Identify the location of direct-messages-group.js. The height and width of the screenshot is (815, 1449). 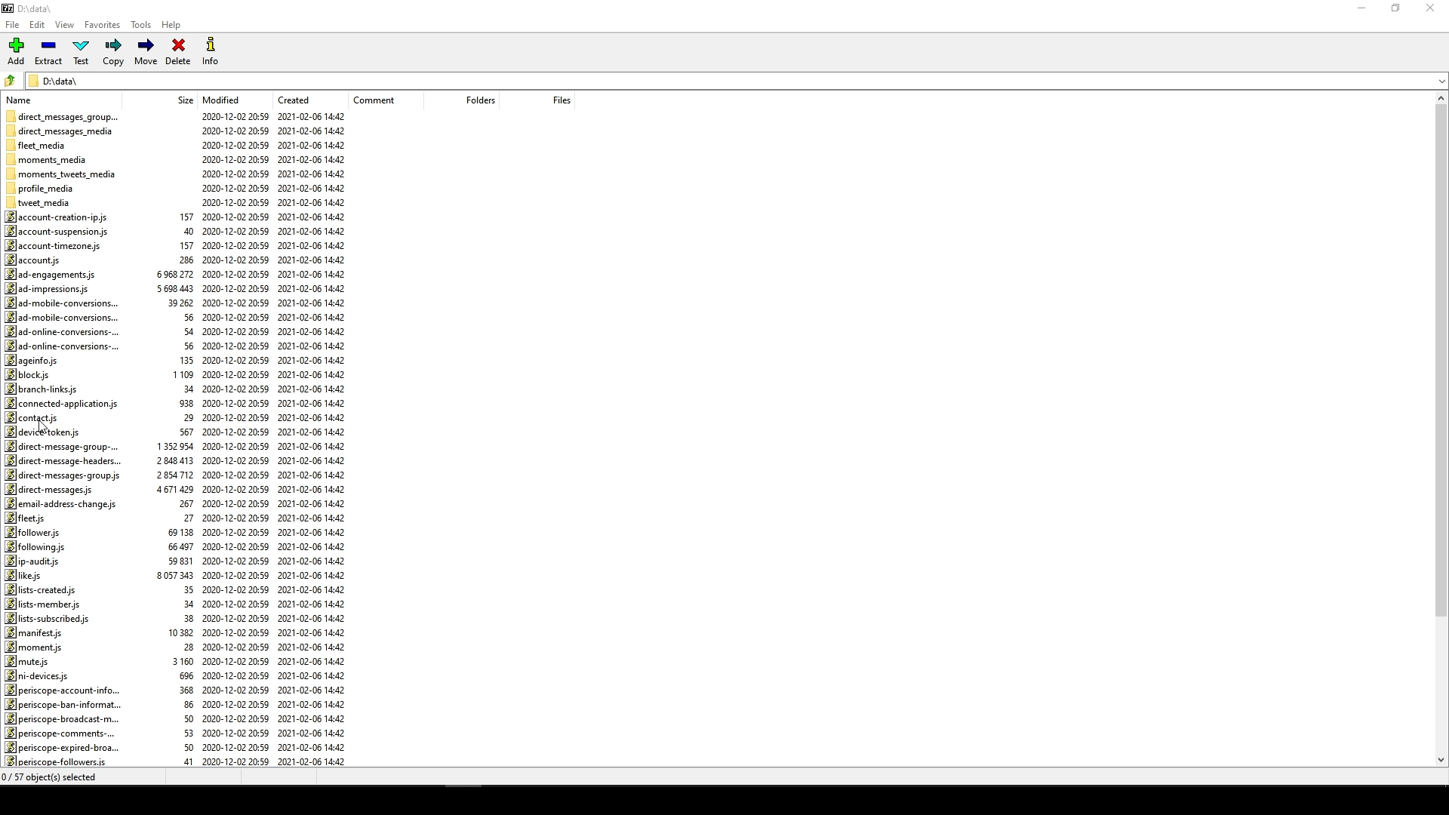
(63, 476).